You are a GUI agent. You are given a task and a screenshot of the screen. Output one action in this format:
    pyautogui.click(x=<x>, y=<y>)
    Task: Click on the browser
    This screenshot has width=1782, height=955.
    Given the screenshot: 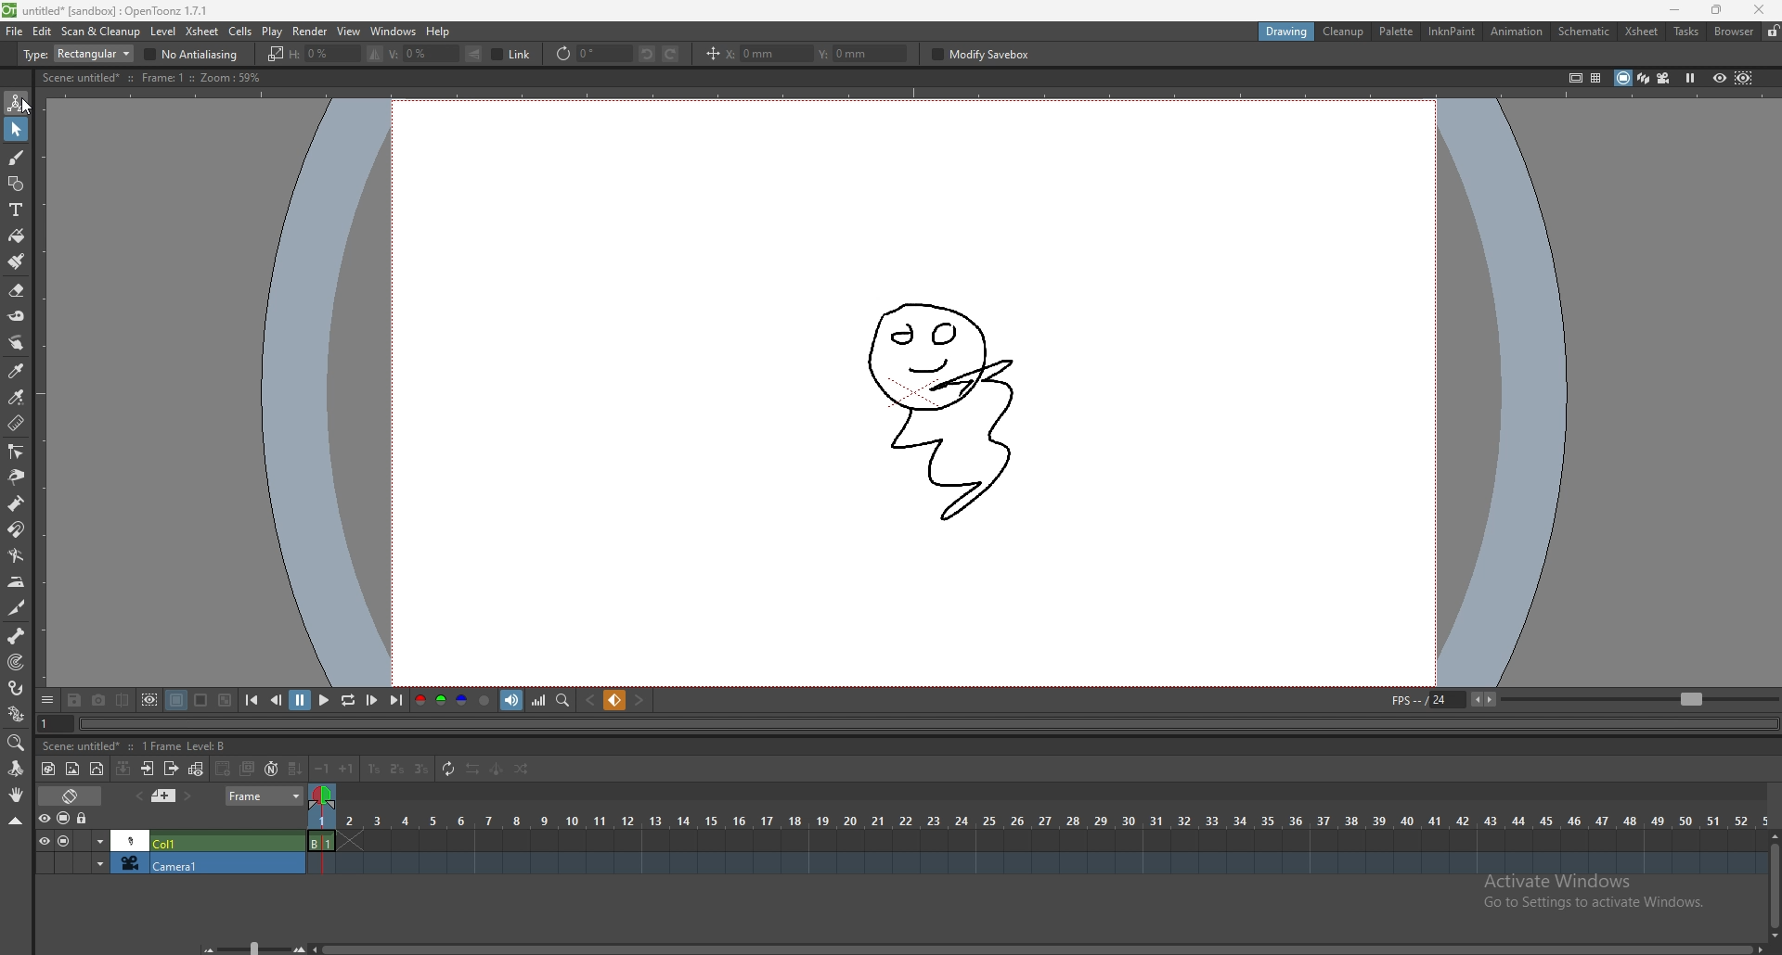 What is the action you would take?
    pyautogui.click(x=1733, y=31)
    